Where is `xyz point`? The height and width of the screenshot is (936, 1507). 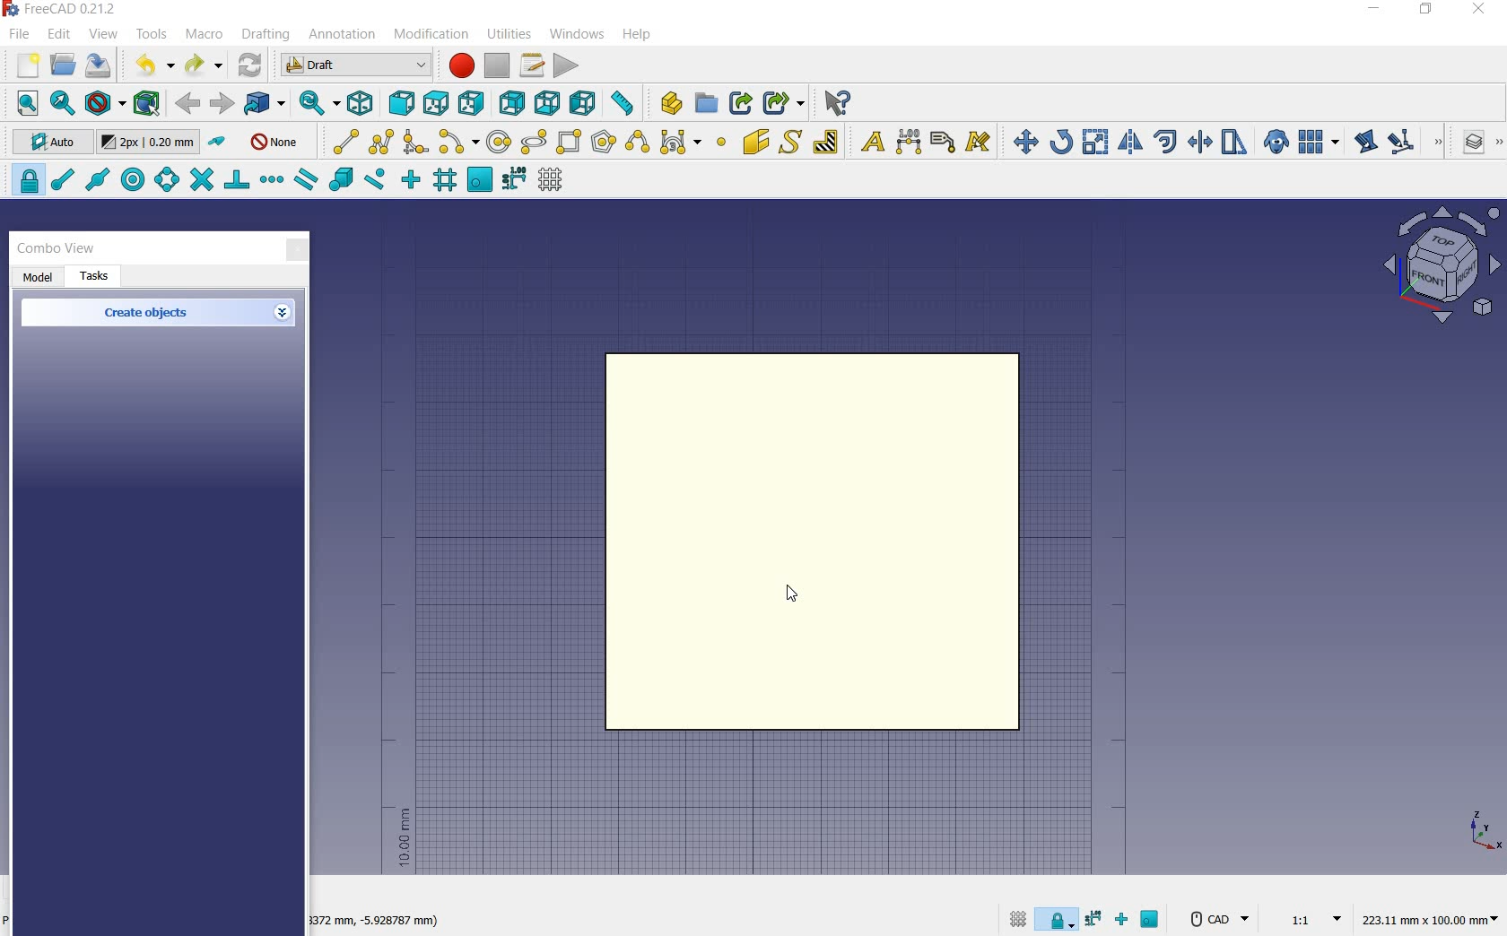 xyz point is located at coordinates (1485, 830).